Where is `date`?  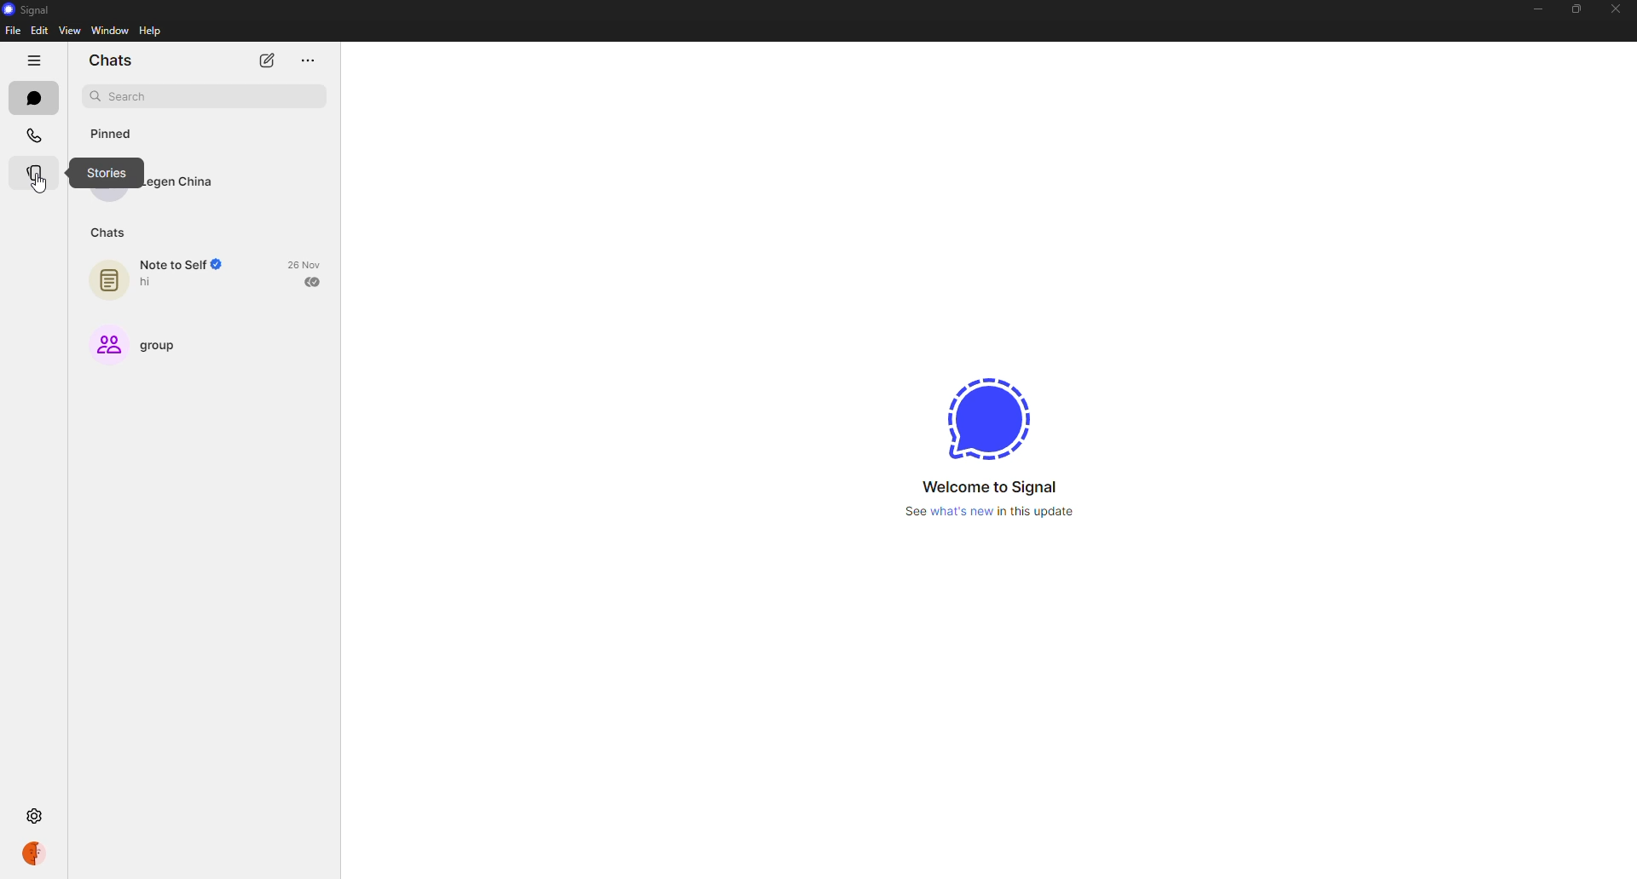 date is located at coordinates (304, 264).